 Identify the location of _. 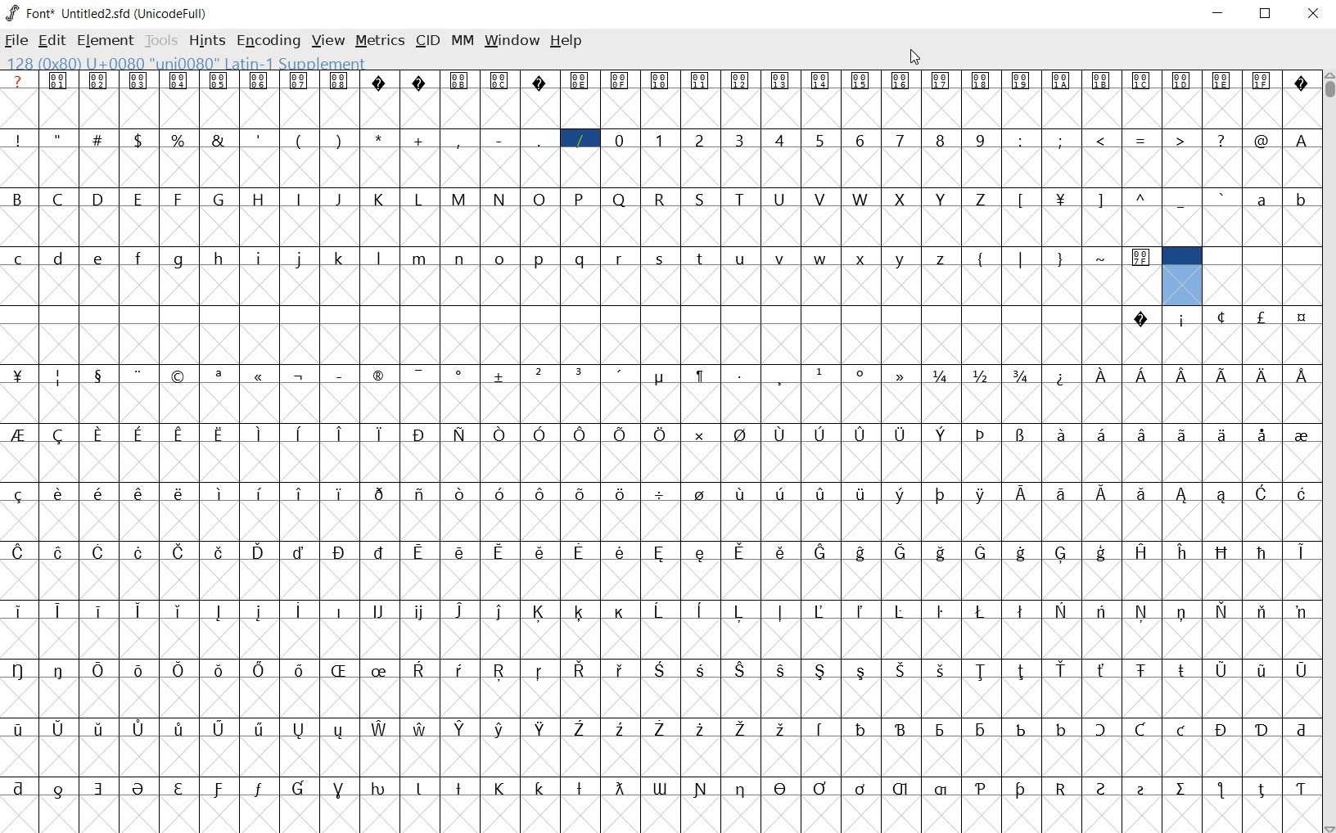
(1182, 200).